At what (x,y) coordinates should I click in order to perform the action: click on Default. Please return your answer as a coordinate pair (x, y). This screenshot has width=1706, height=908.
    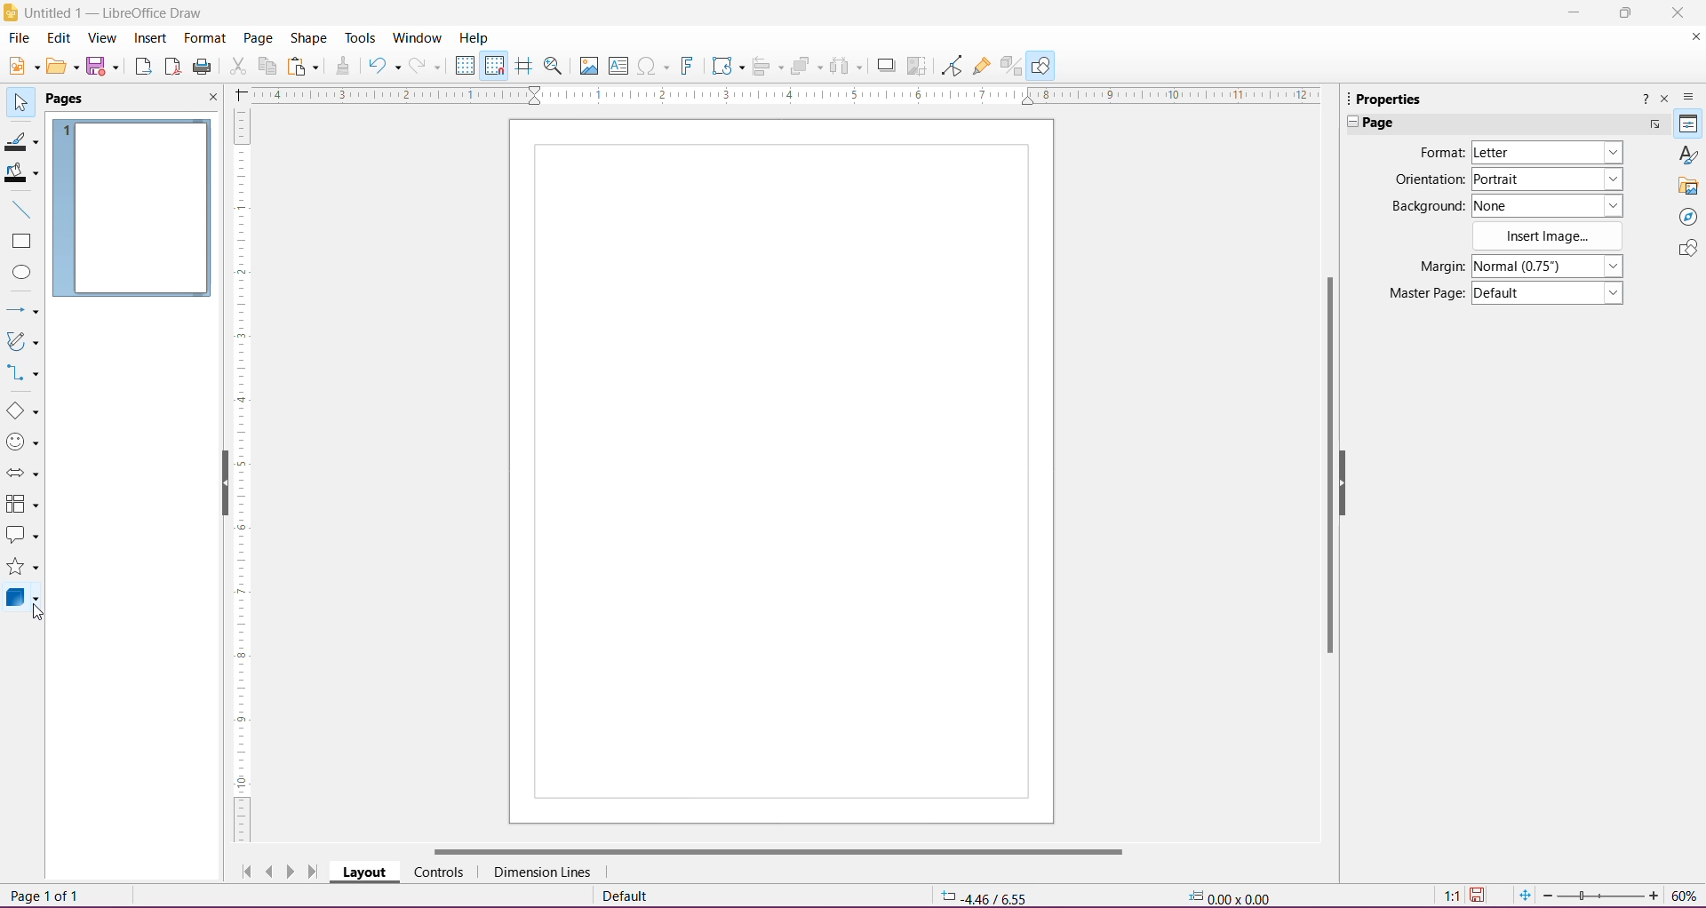
    Looking at the image, I should click on (630, 896).